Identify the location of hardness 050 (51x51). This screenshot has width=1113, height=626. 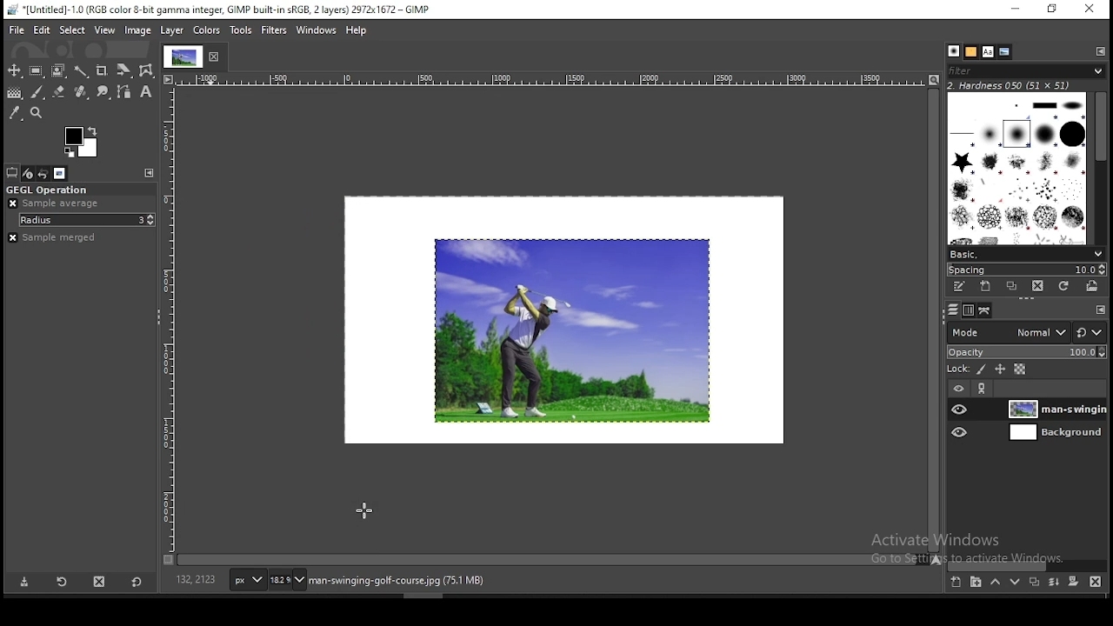
(1028, 86).